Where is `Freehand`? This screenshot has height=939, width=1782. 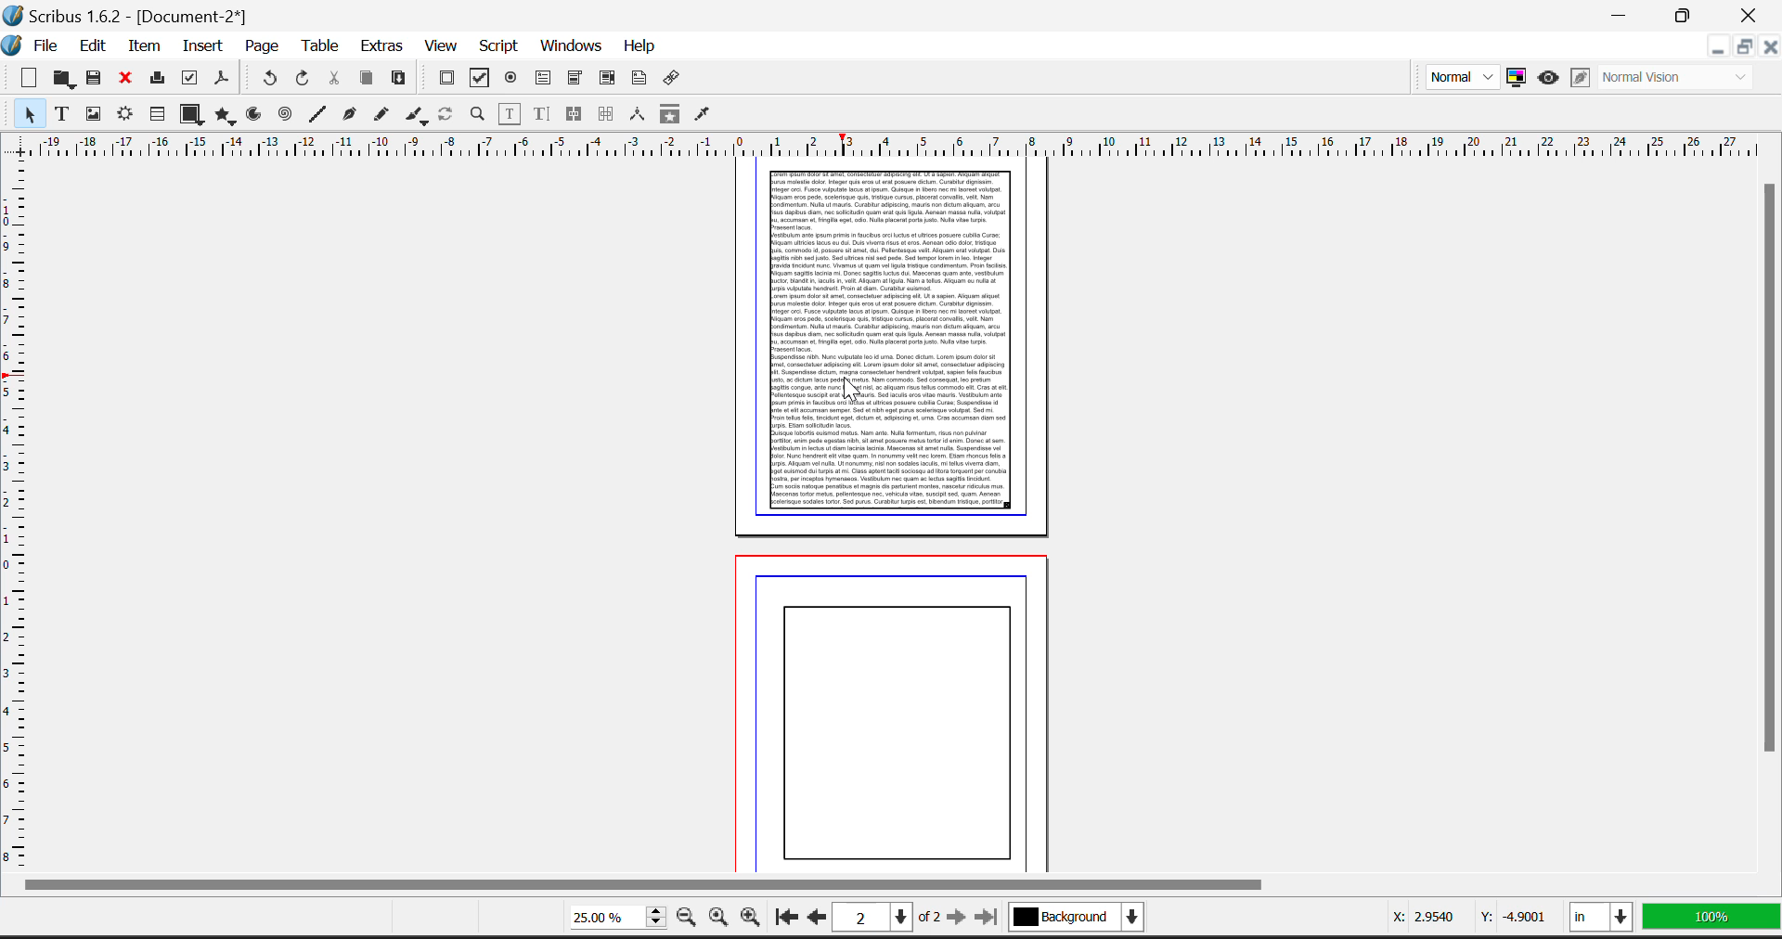
Freehand is located at coordinates (381, 117).